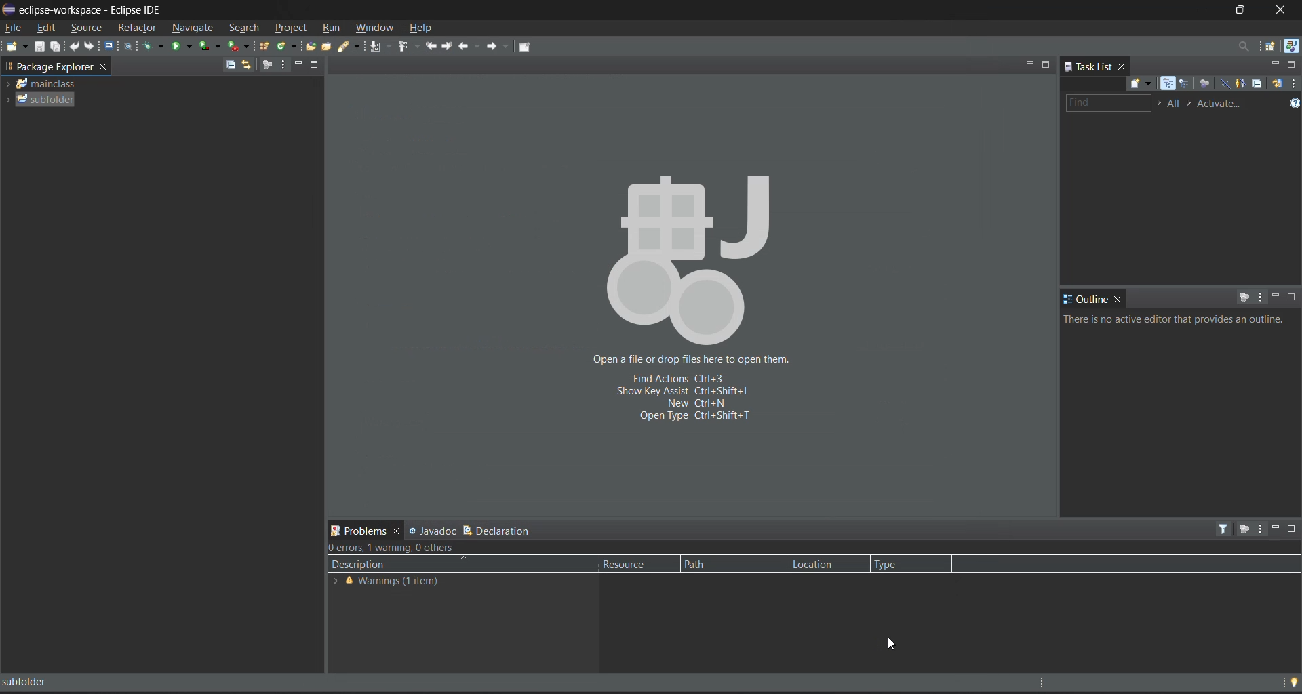 The height and width of the screenshot is (694, 1302). I want to click on source, so click(87, 27).